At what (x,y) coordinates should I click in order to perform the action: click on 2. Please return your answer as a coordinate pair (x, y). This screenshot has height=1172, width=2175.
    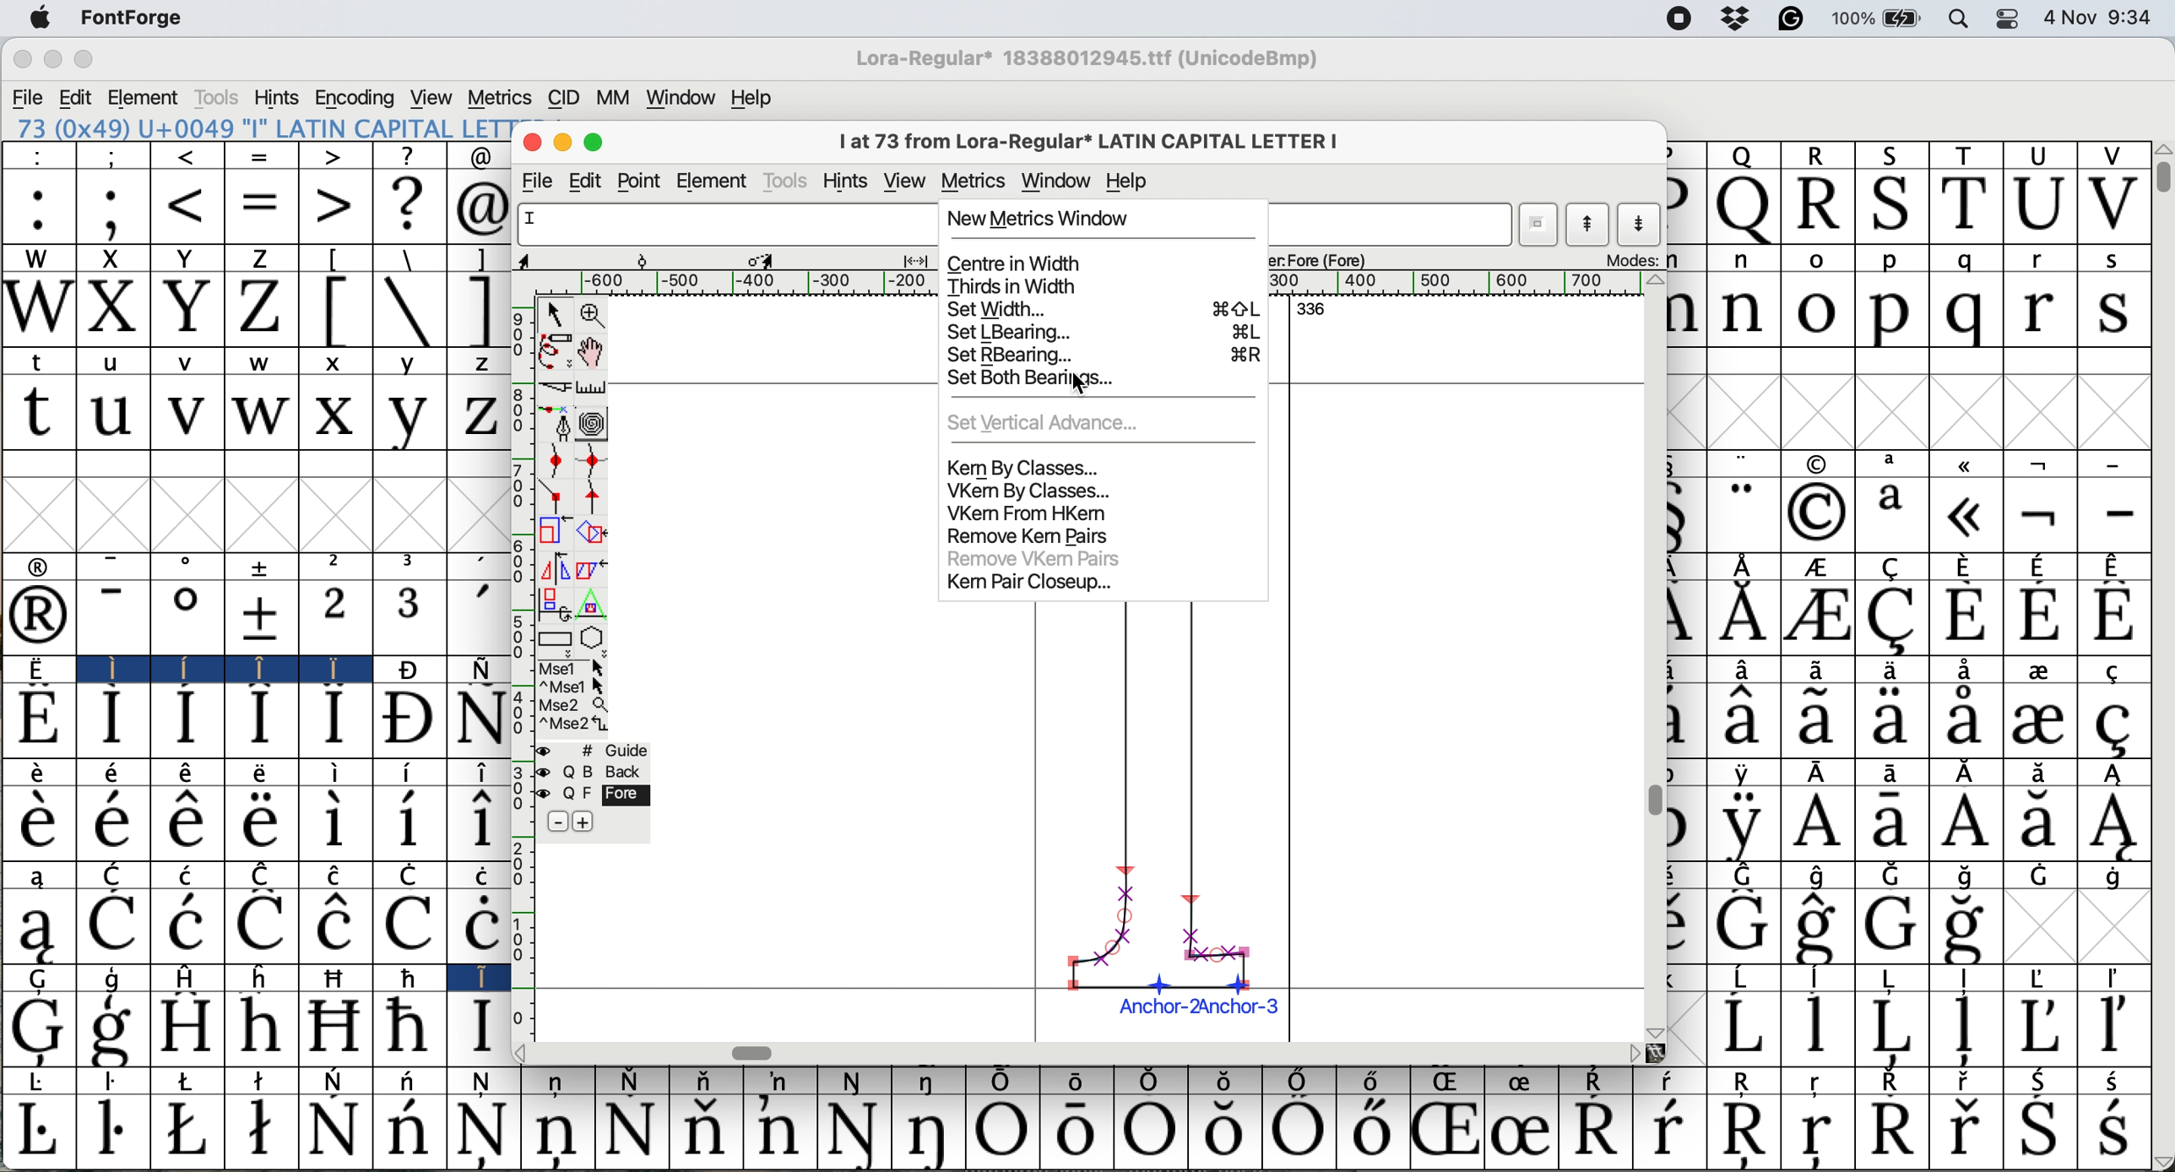
    Looking at the image, I should click on (334, 618).